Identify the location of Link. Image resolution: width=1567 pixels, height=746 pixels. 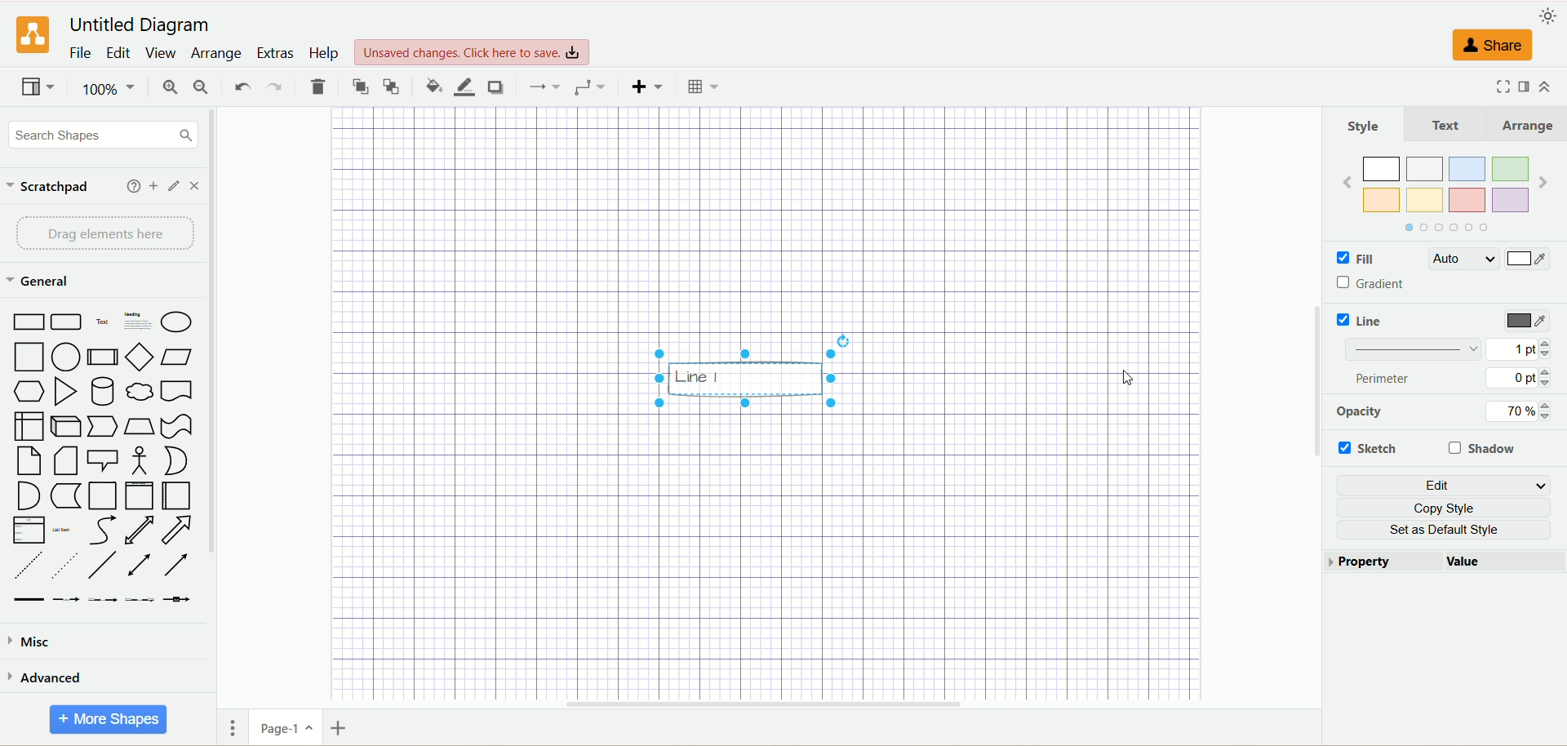
(29, 601).